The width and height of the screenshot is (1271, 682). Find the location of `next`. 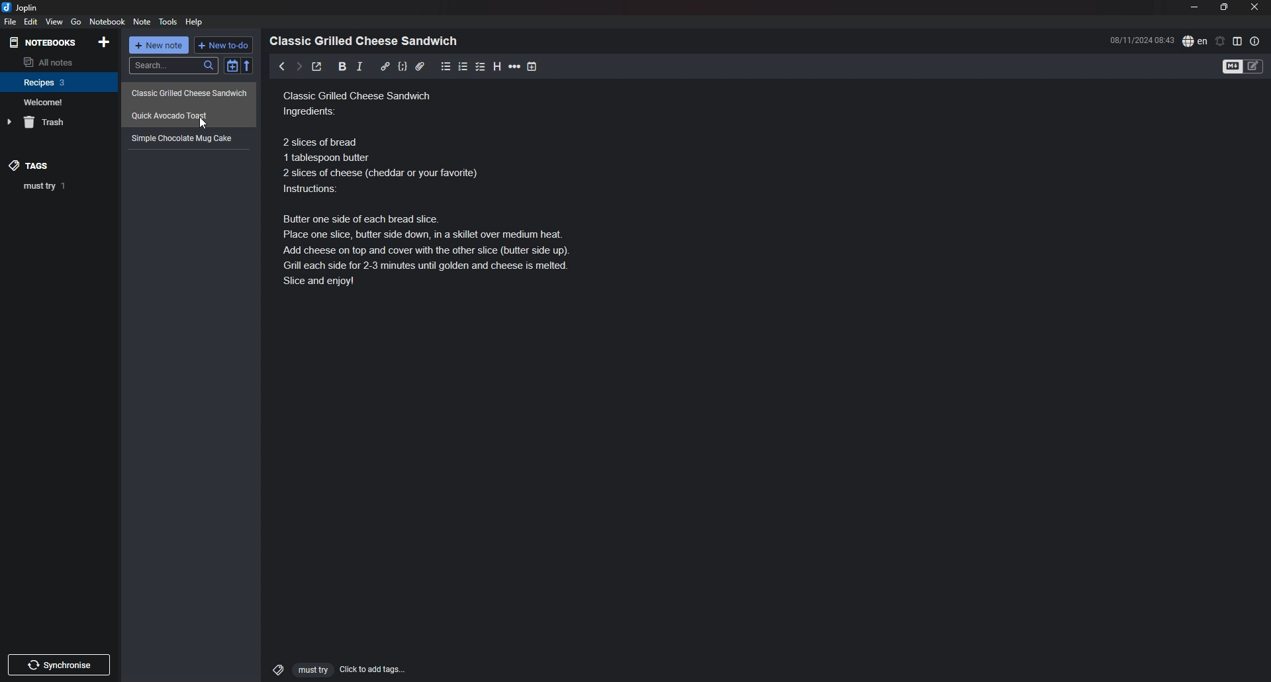

next is located at coordinates (298, 66).